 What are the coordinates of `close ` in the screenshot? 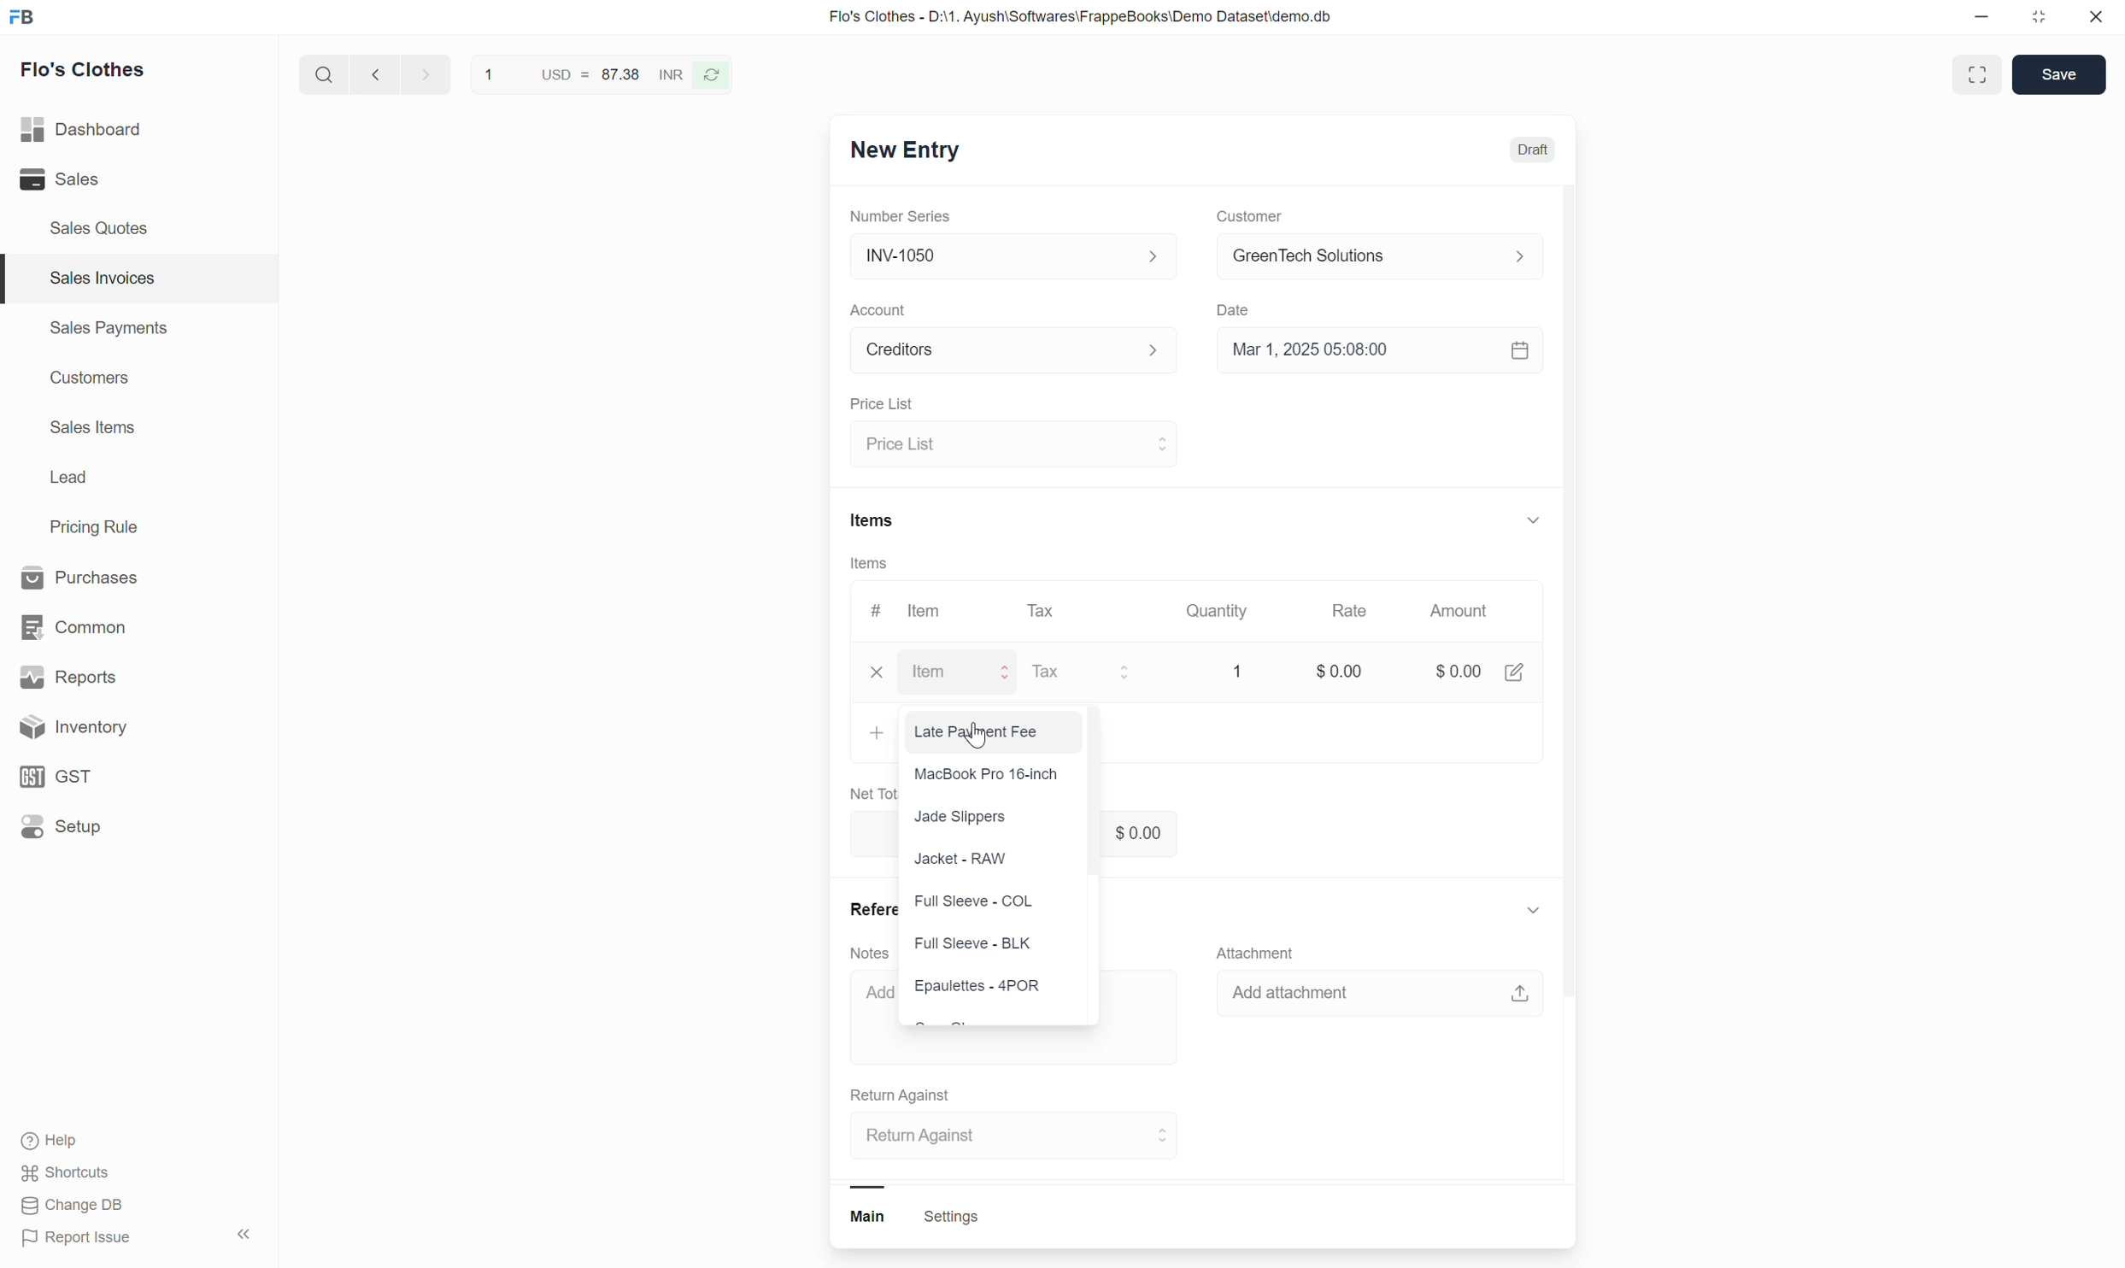 It's located at (2098, 19).